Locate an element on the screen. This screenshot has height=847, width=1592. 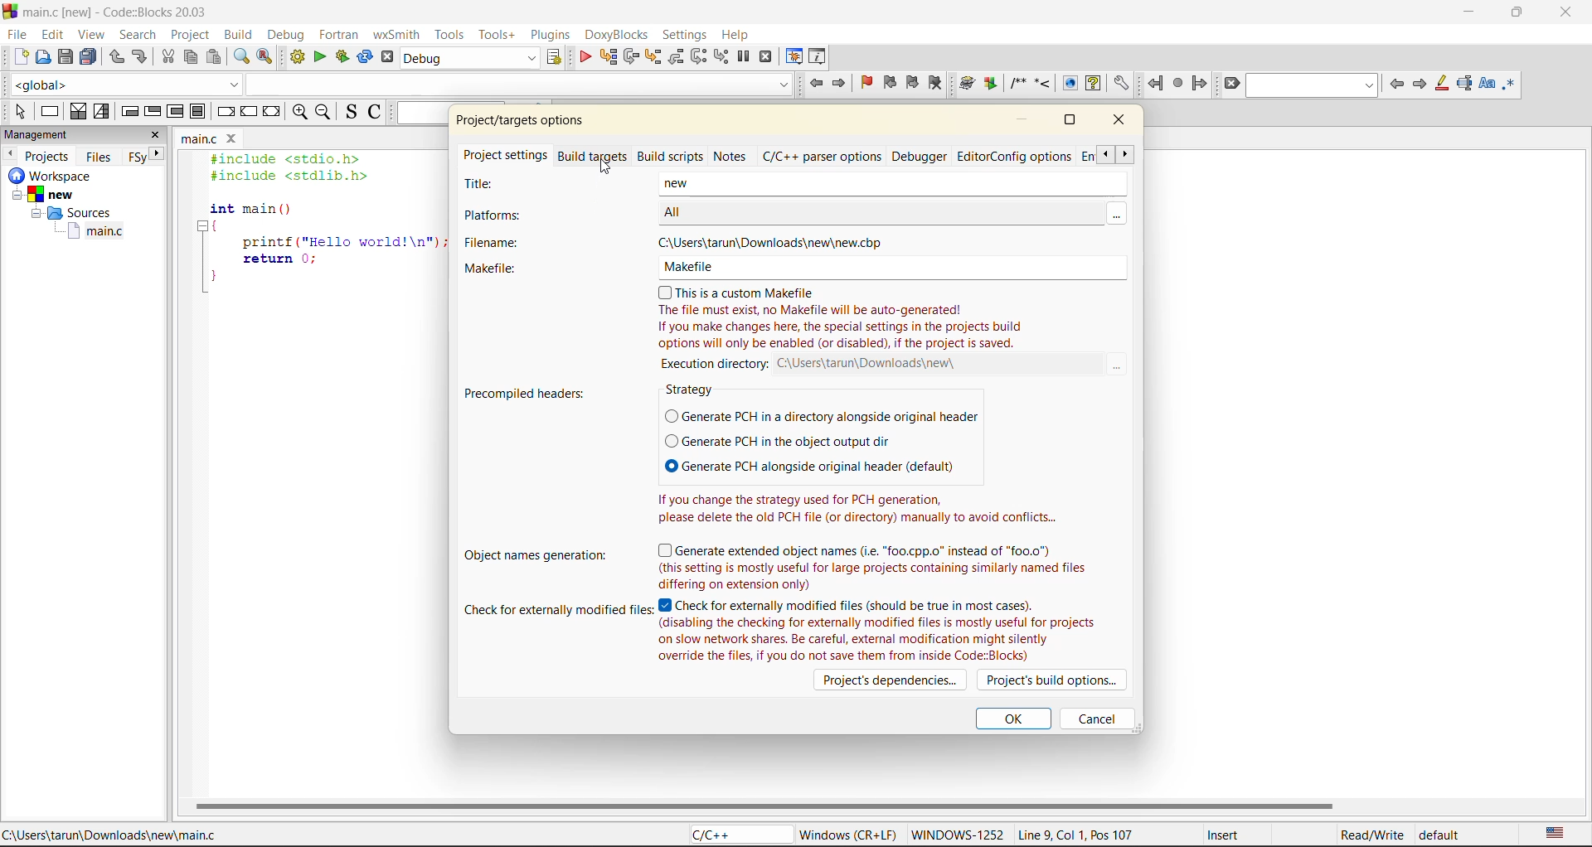
show select target dialog is located at coordinates (556, 58).